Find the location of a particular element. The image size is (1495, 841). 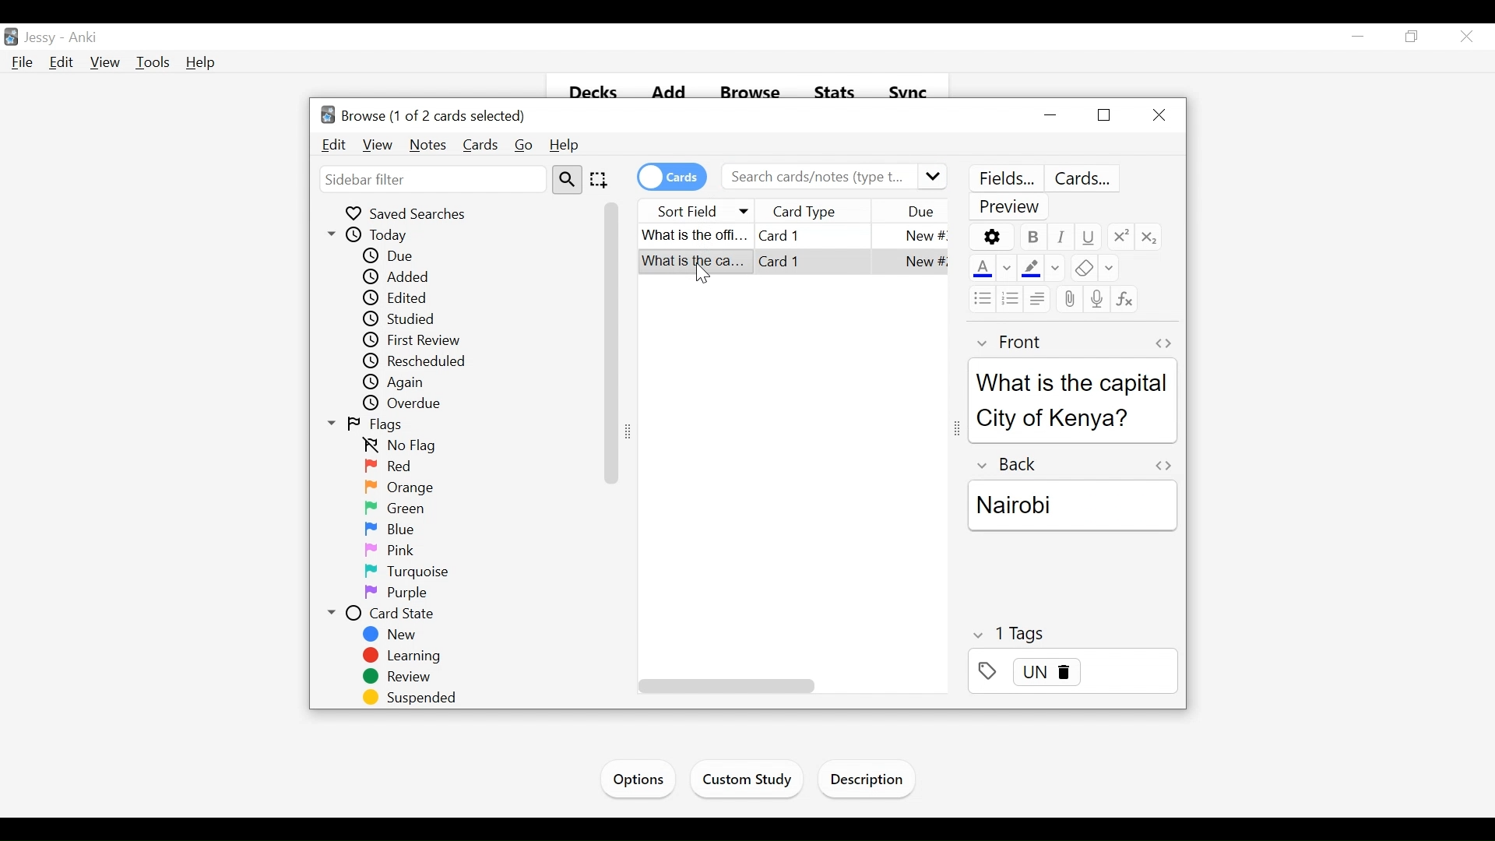

options is located at coordinates (991, 237).